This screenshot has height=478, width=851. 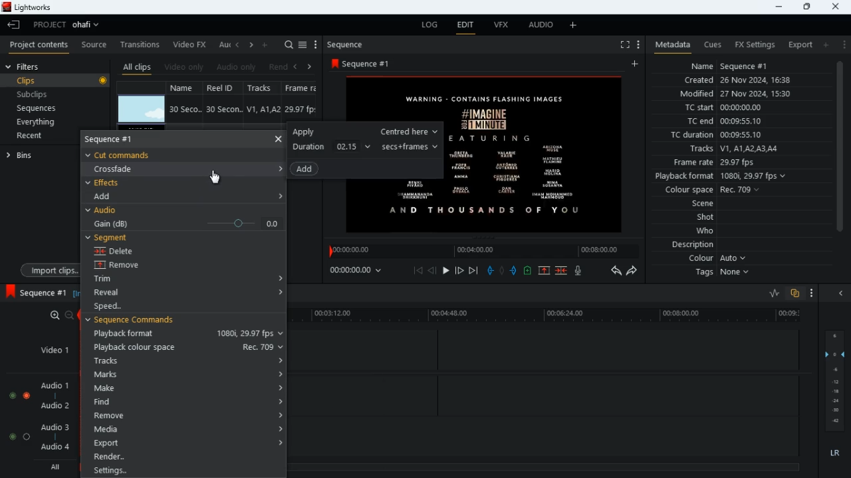 What do you see at coordinates (142, 110) in the screenshot?
I see `image` at bounding box center [142, 110].